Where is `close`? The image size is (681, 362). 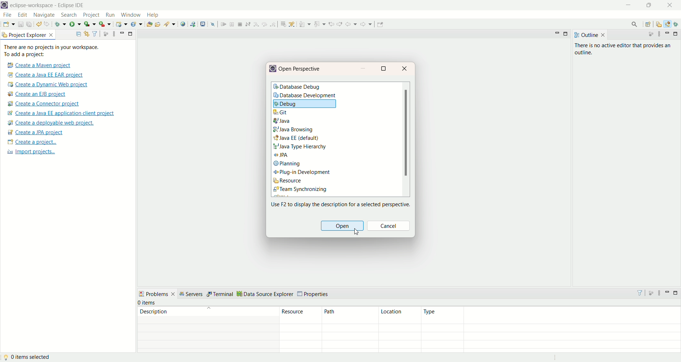
close is located at coordinates (405, 69).